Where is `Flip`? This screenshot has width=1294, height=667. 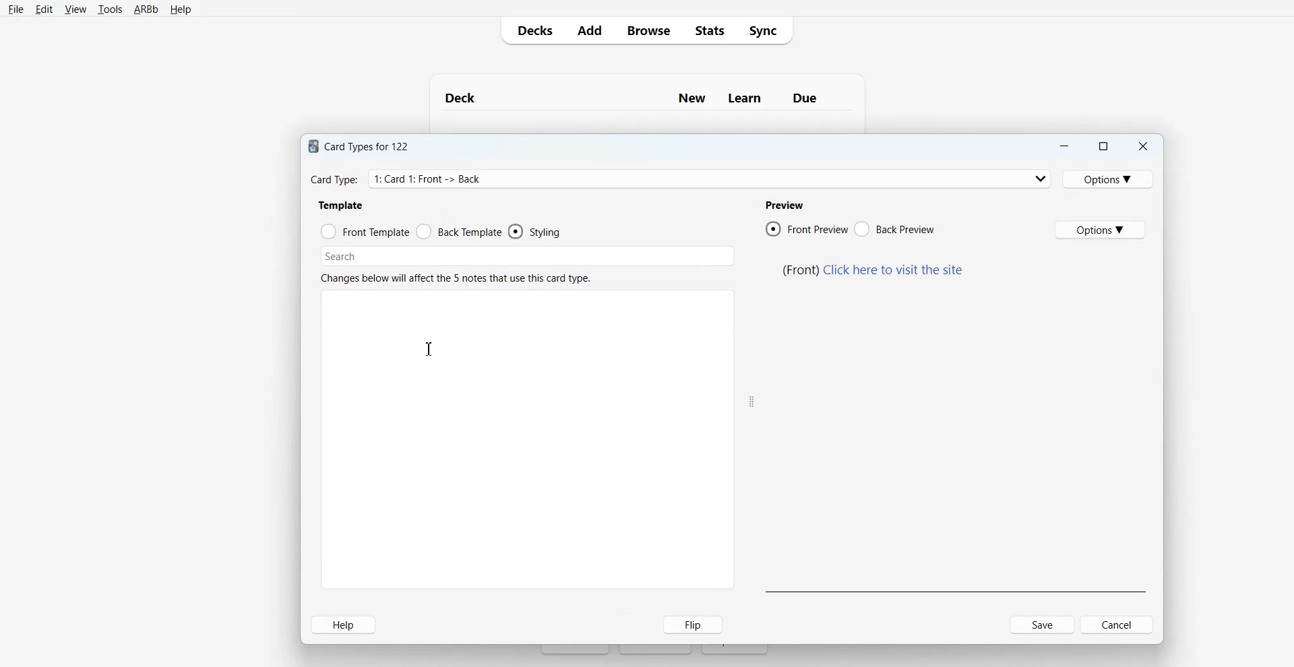
Flip is located at coordinates (687, 625).